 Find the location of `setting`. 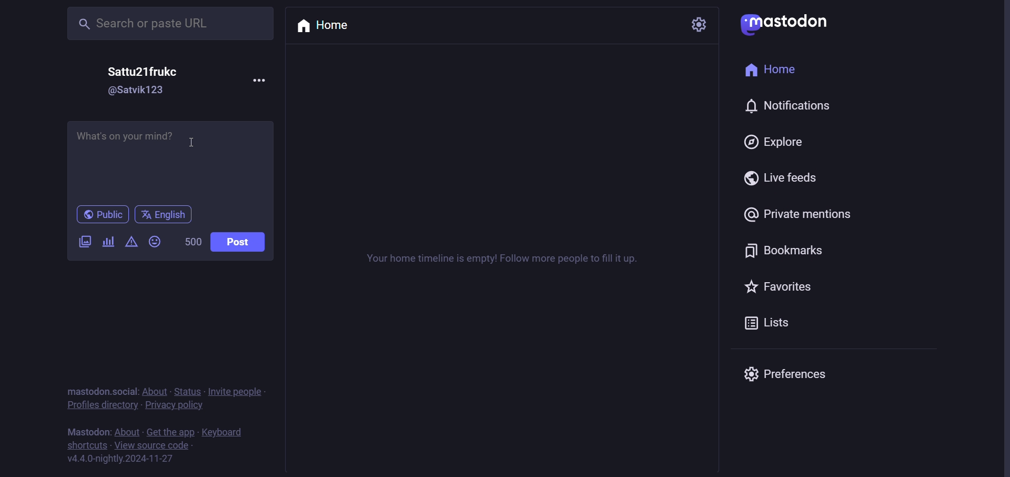

setting is located at coordinates (699, 24).